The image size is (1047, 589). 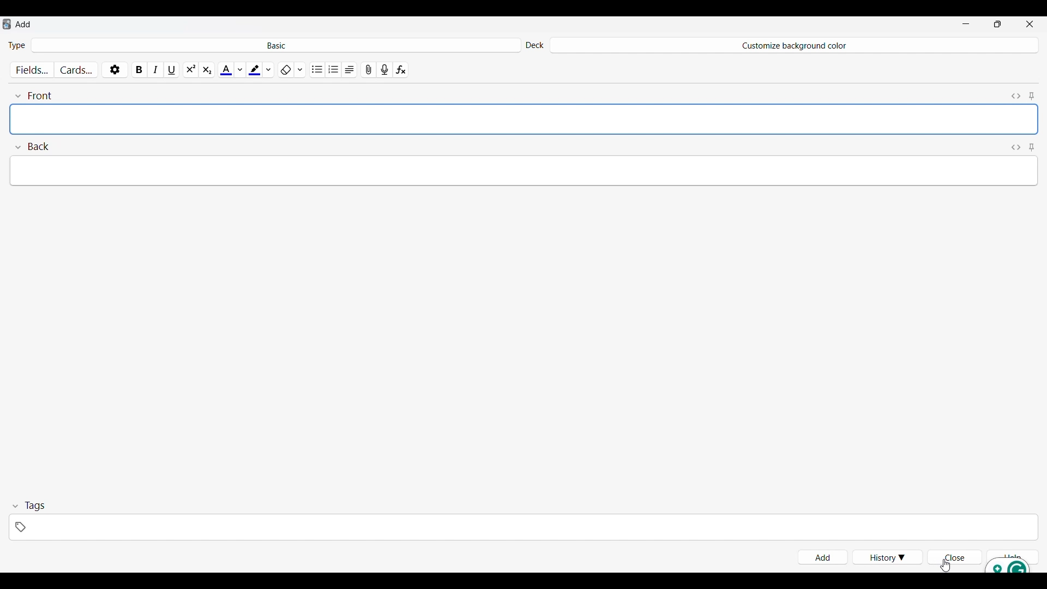 What do you see at coordinates (523, 527) in the screenshot?
I see `Click to type in tags` at bounding box center [523, 527].